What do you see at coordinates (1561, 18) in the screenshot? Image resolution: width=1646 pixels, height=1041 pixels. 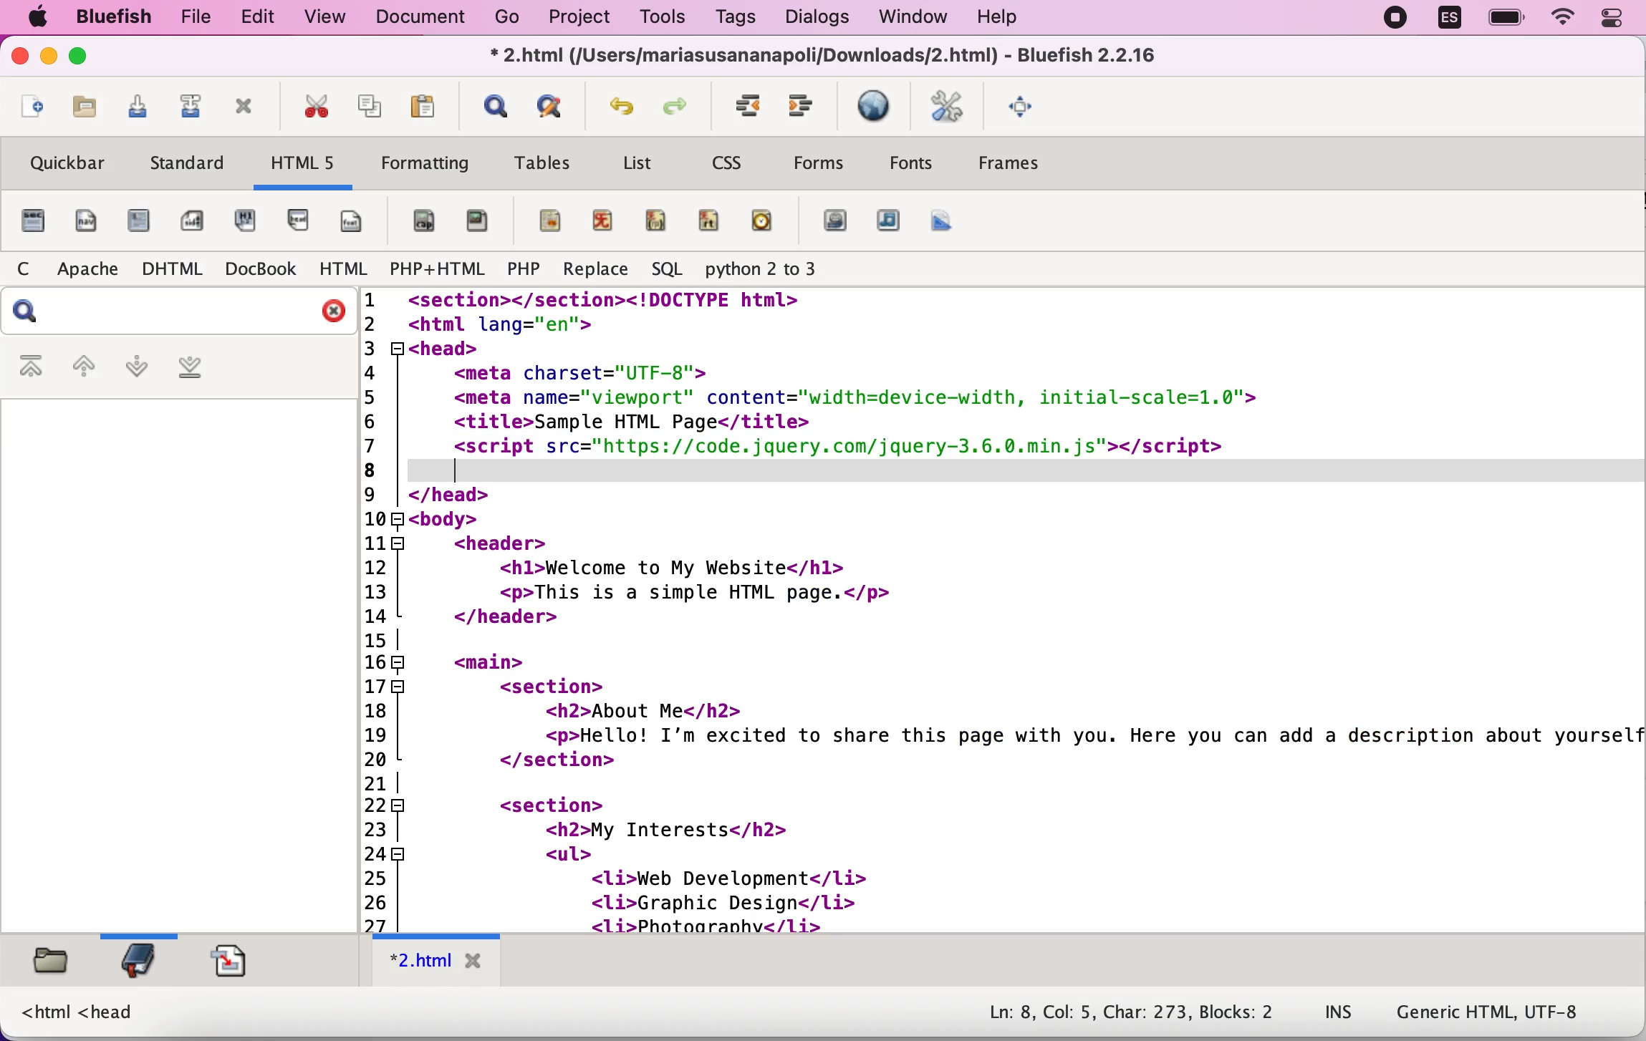 I see `wifi` at bounding box center [1561, 18].